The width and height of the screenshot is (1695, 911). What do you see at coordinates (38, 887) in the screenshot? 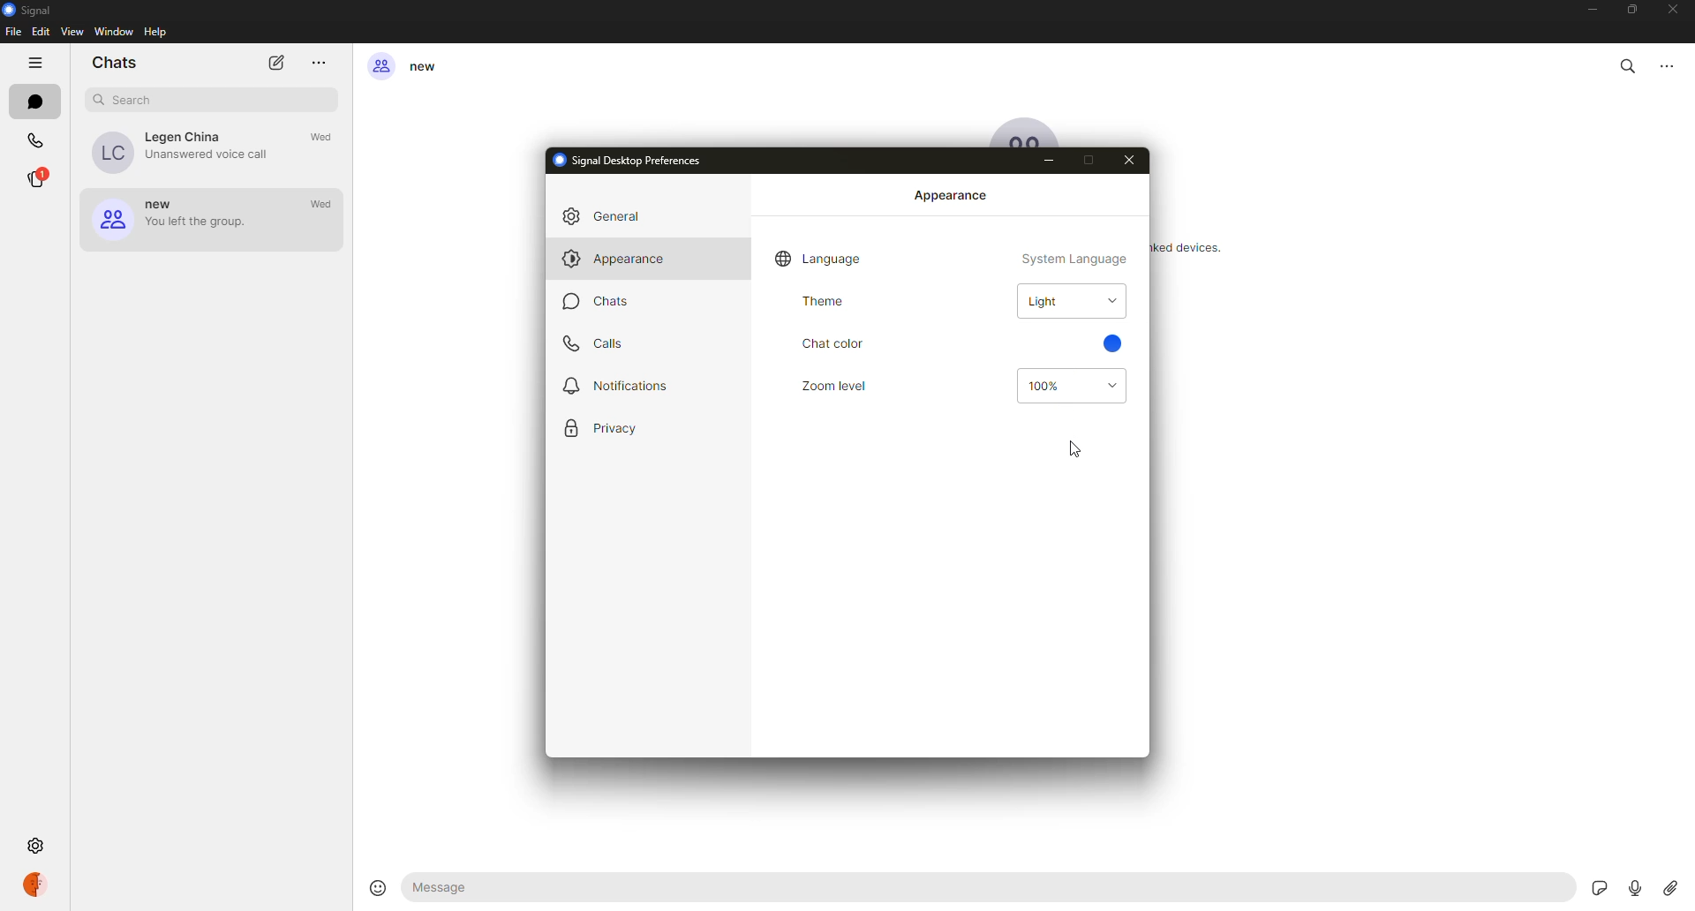
I see `profile` at bounding box center [38, 887].